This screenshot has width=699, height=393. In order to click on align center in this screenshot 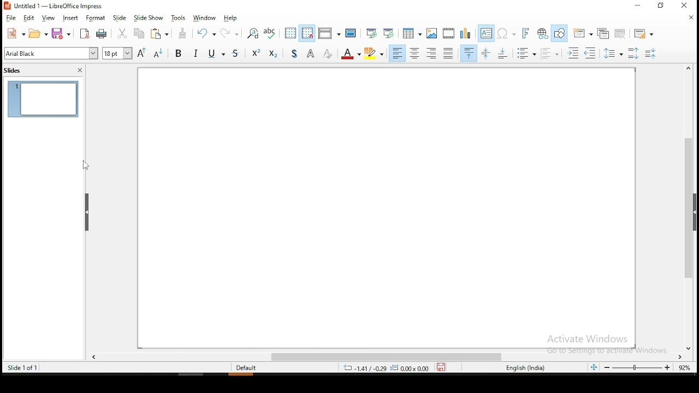, I will do `click(415, 53)`.